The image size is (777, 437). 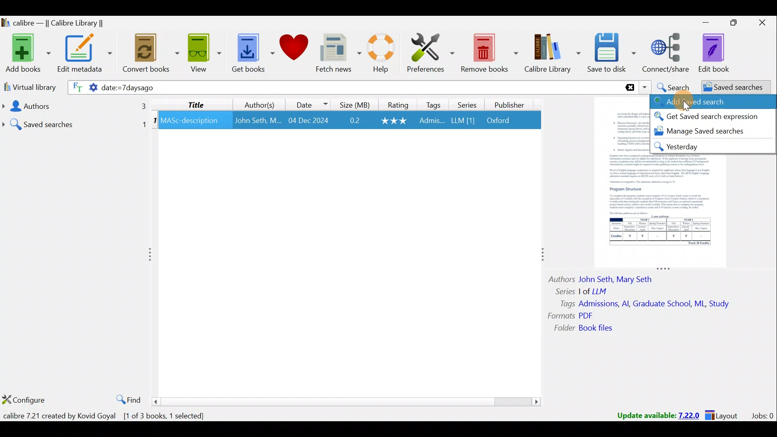 What do you see at coordinates (730, 24) in the screenshot?
I see `Maximize` at bounding box center [730, 24].